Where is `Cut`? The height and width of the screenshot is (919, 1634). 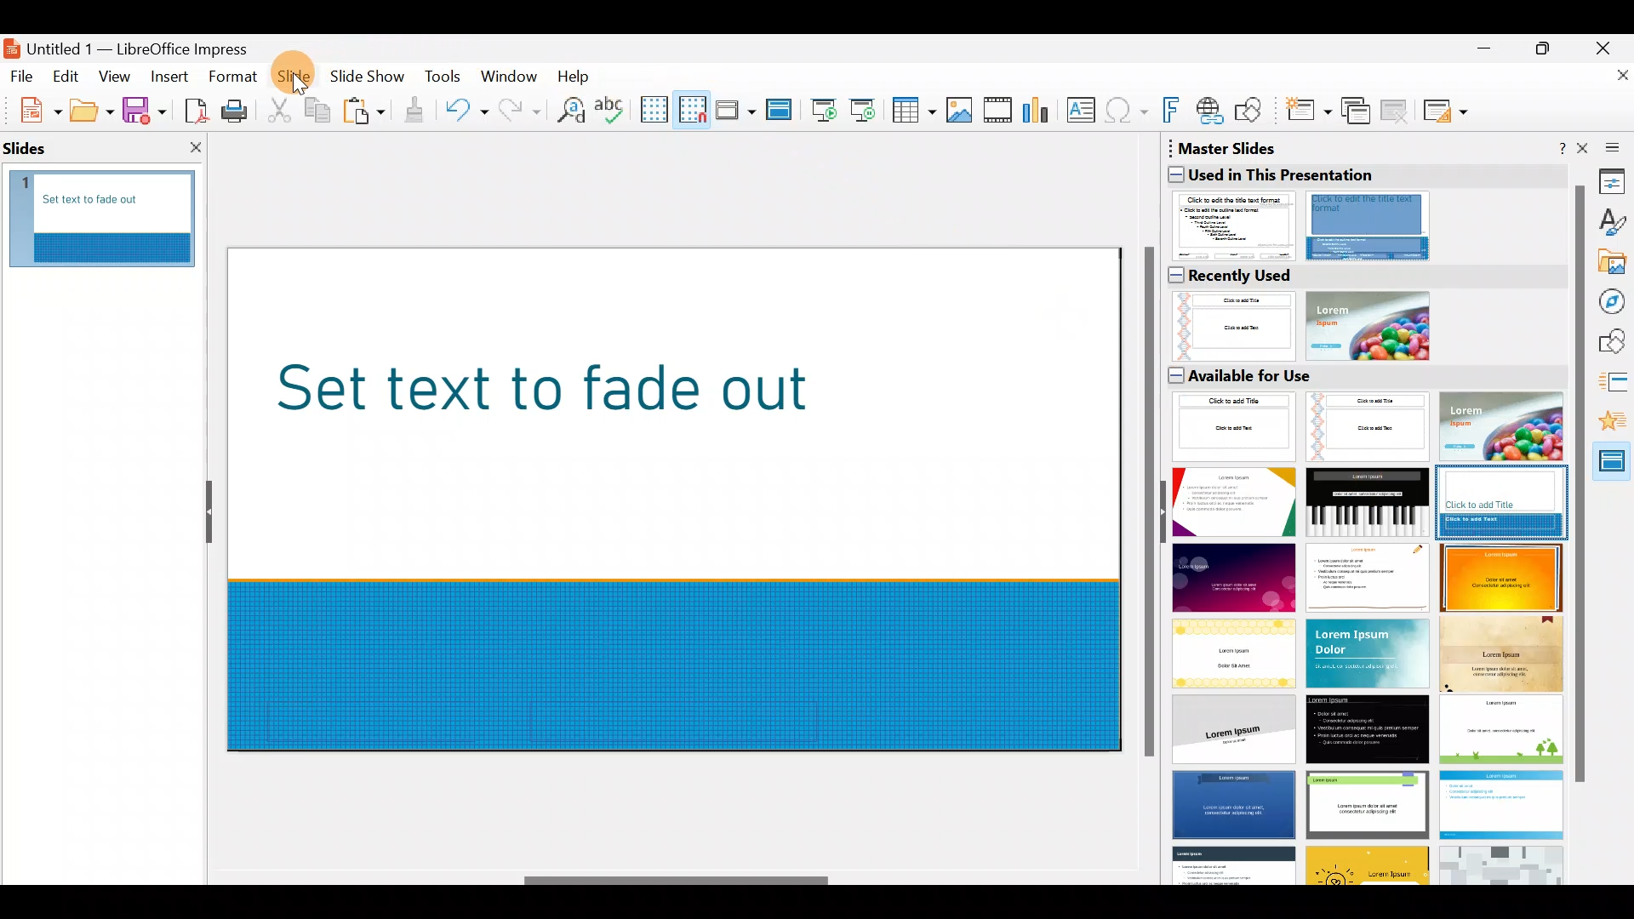 Cut is located at coordinates (282, 111).